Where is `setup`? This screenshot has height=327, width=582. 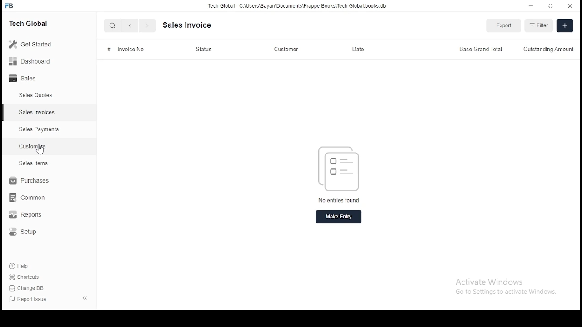 setup is located at coordinates (26, 233).